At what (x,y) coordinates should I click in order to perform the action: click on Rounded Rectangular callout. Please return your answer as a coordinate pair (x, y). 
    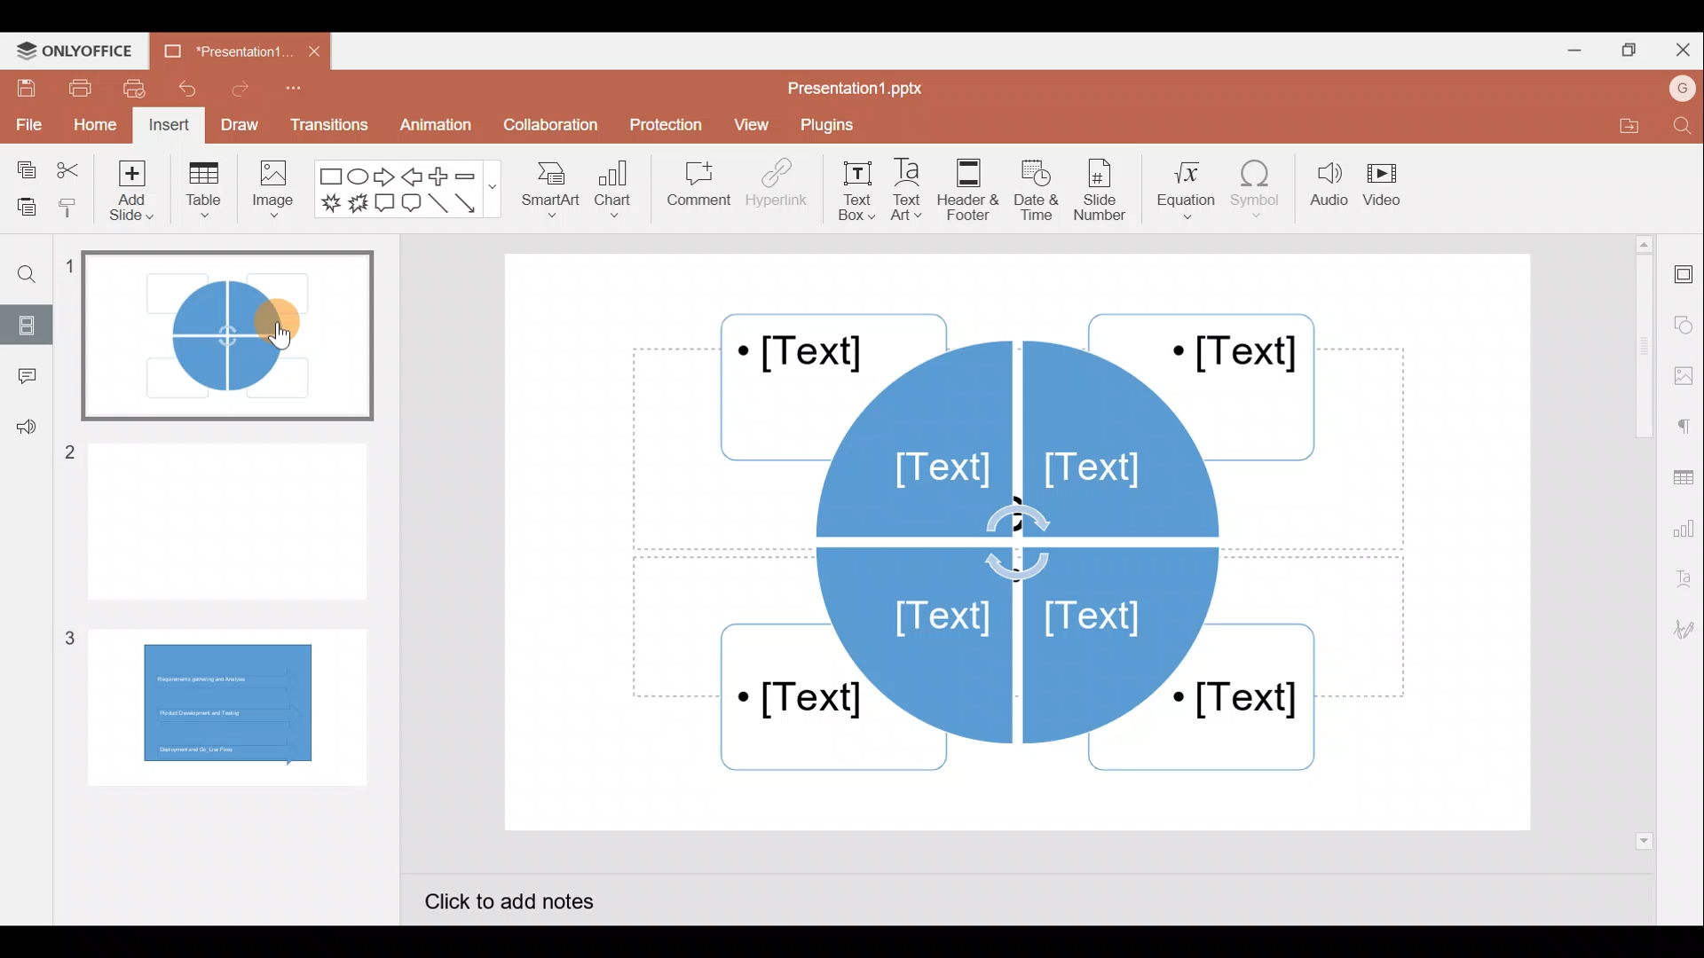
    Looking at the image, I should click on (411, 206).